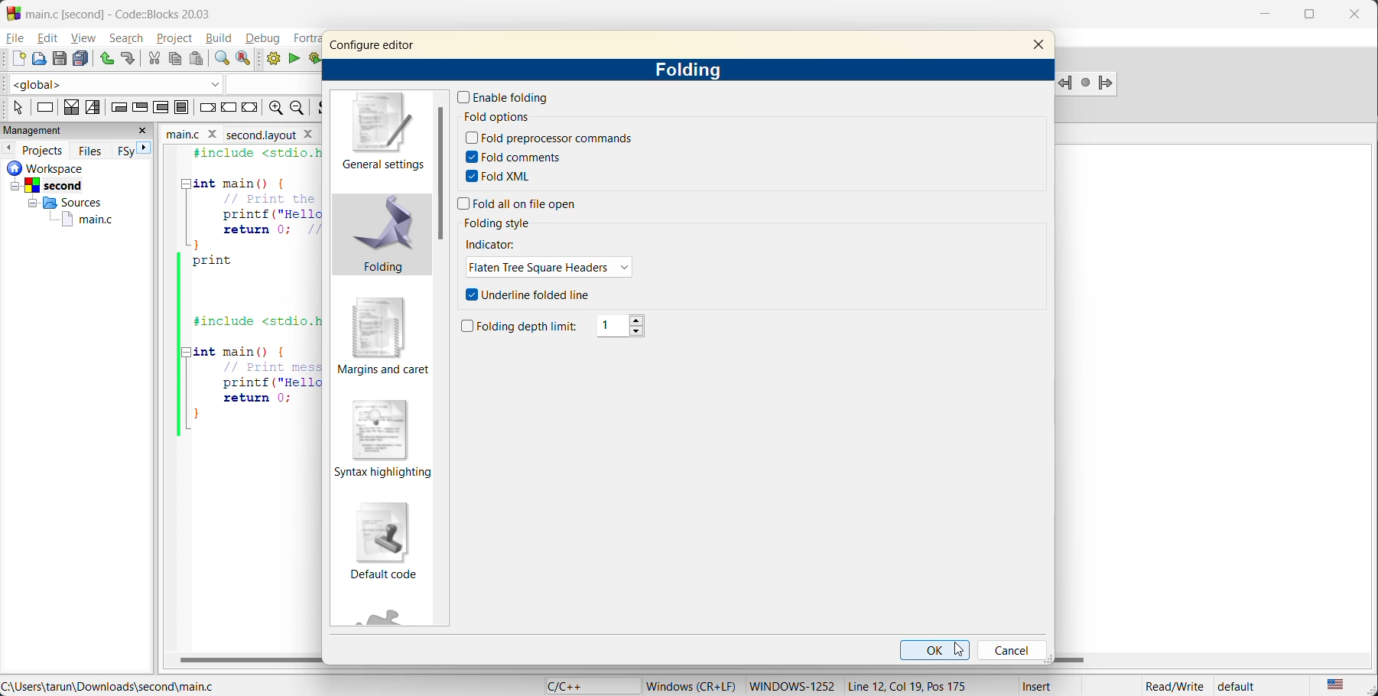  What do you see at coordinates (537, 294) in the screenshot?
I see `underline folded line` at bounding box center [537, 294].